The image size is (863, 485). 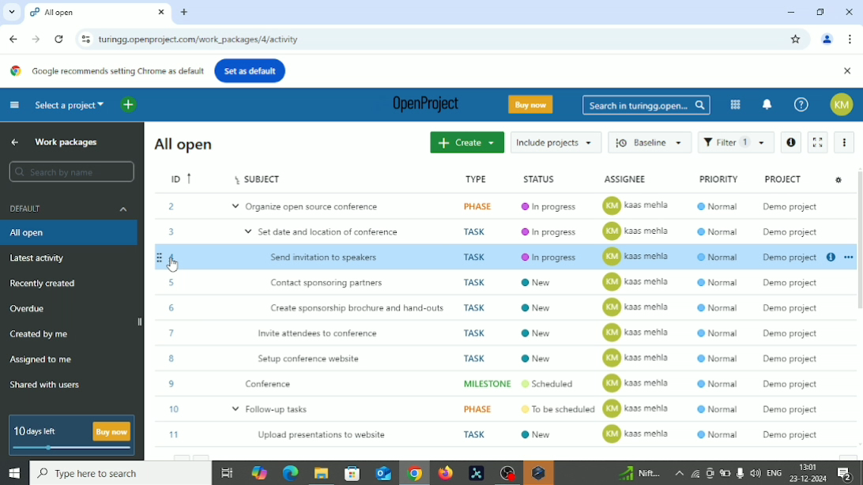 What do you see at coordinates (852, 39) in the screenshot?
I see `Customize and control google chrome` at bounding box center [852, 39].